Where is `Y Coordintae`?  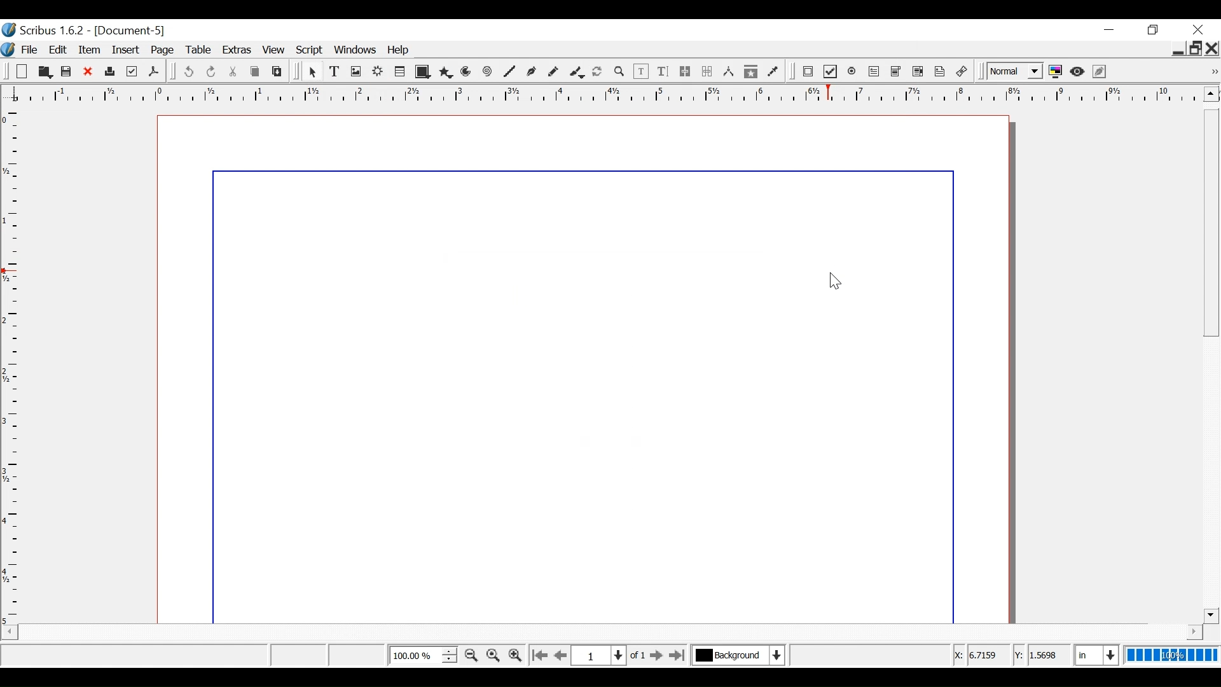
Y Coordintae is located at coordinates (1040, 656).